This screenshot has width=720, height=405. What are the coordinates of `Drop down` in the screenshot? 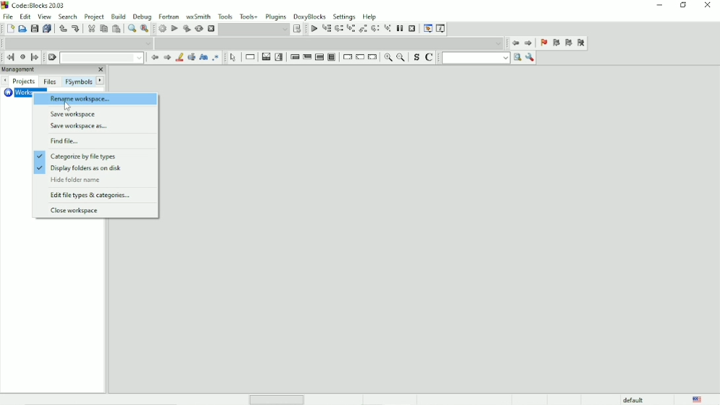 It's located at (104, 58).